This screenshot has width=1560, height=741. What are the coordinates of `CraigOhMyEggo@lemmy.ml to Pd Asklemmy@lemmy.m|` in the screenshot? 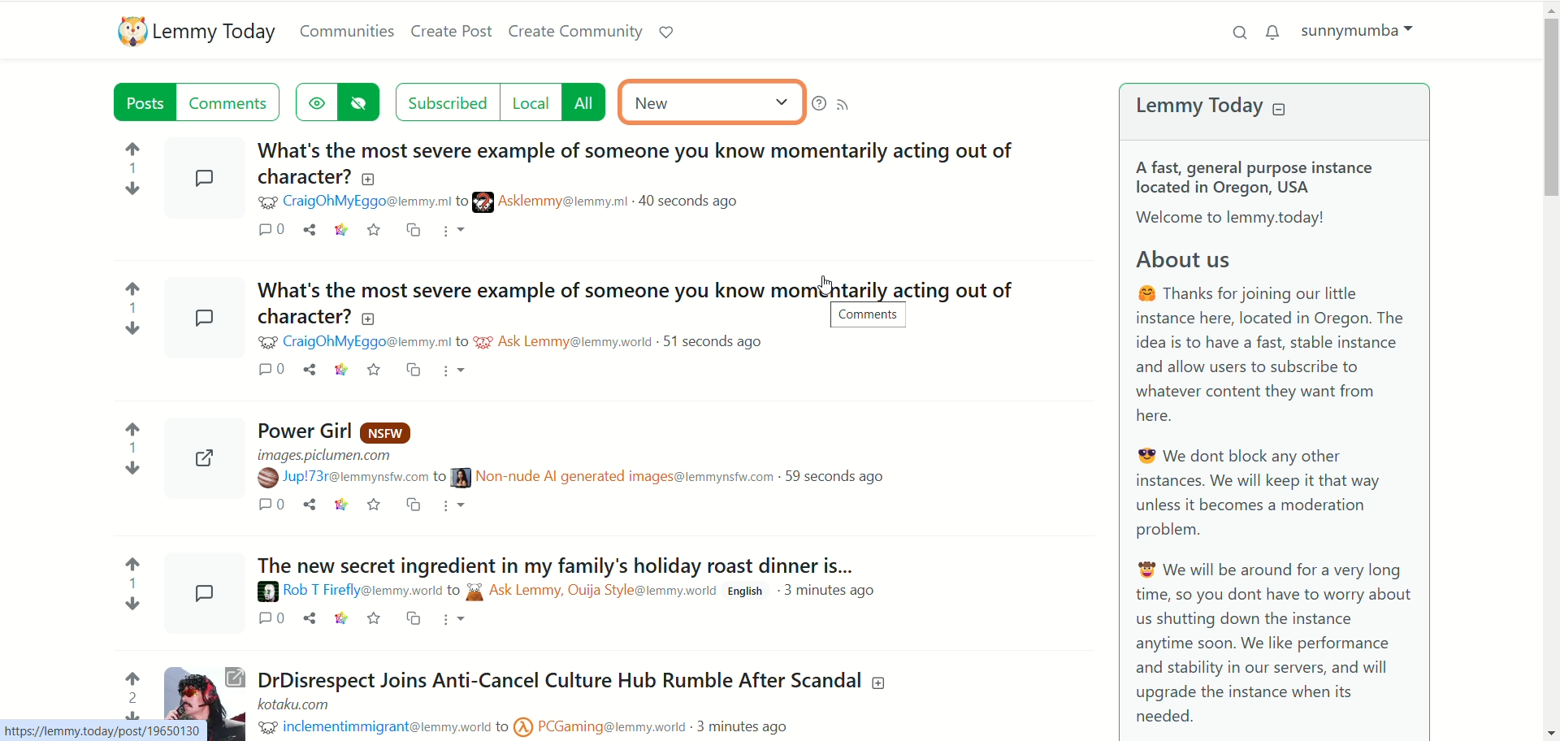 It's located at (447, 201).